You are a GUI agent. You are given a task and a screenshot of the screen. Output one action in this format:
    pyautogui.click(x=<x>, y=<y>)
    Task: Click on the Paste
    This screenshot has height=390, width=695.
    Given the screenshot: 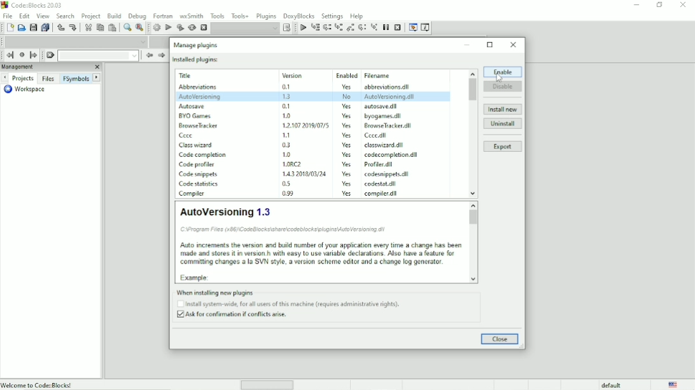 What is the action you would take?
    pyautogui.click(x=113, y=27)
    